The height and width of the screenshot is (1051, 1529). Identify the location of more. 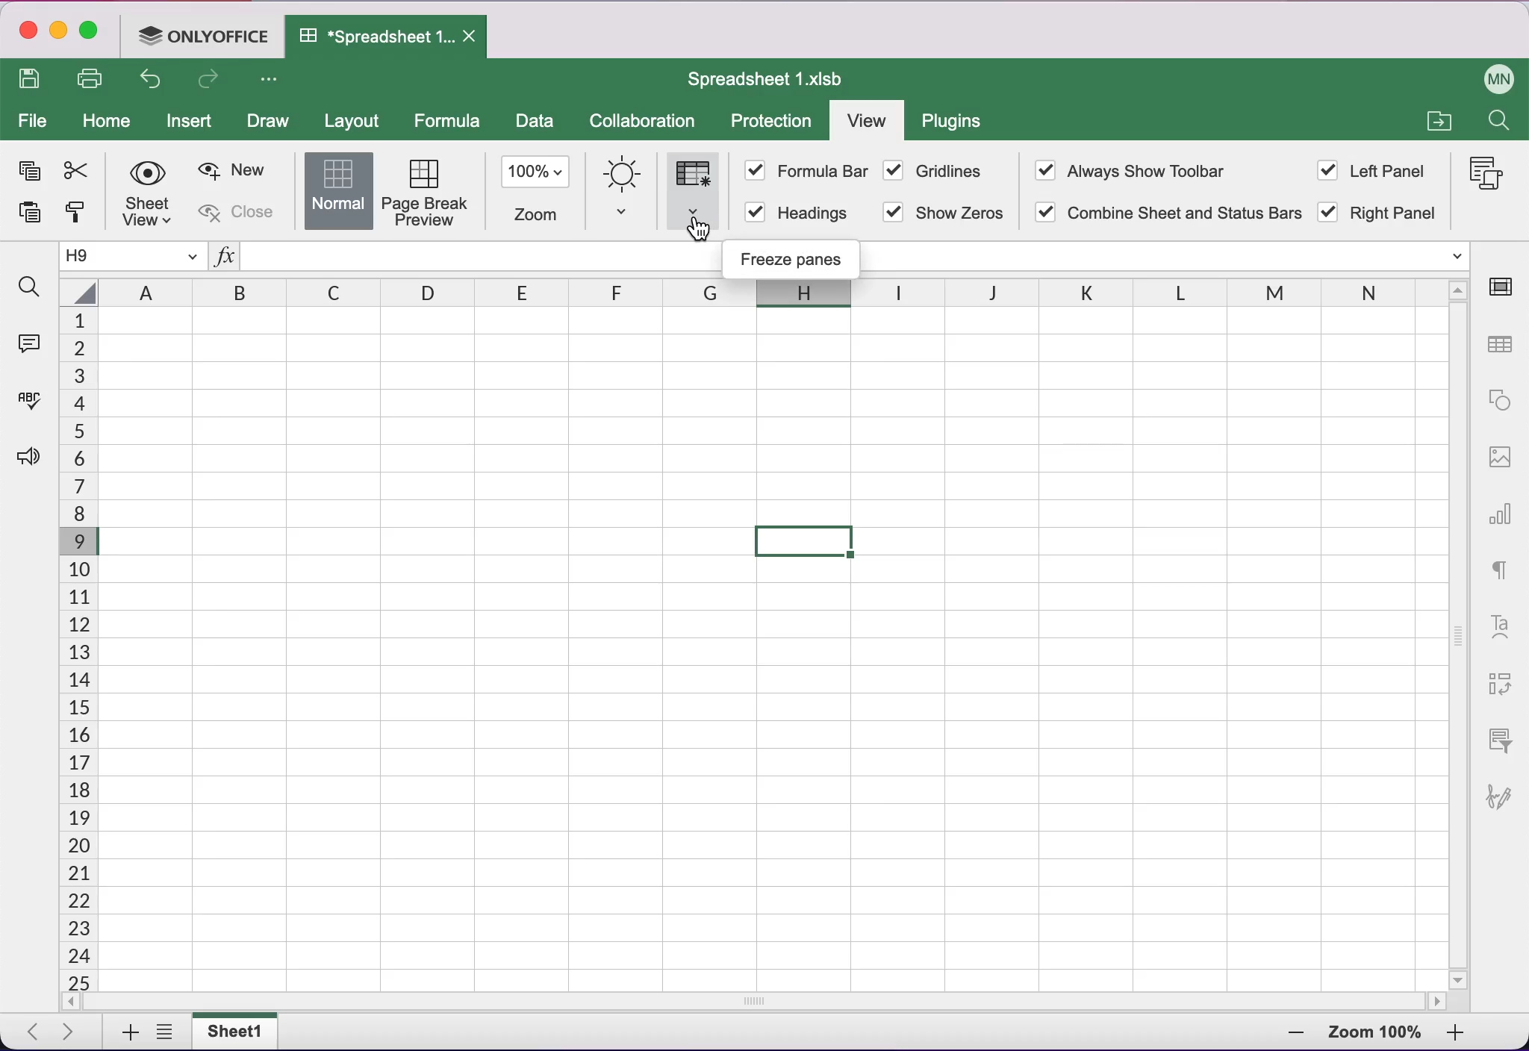
(268, 79).